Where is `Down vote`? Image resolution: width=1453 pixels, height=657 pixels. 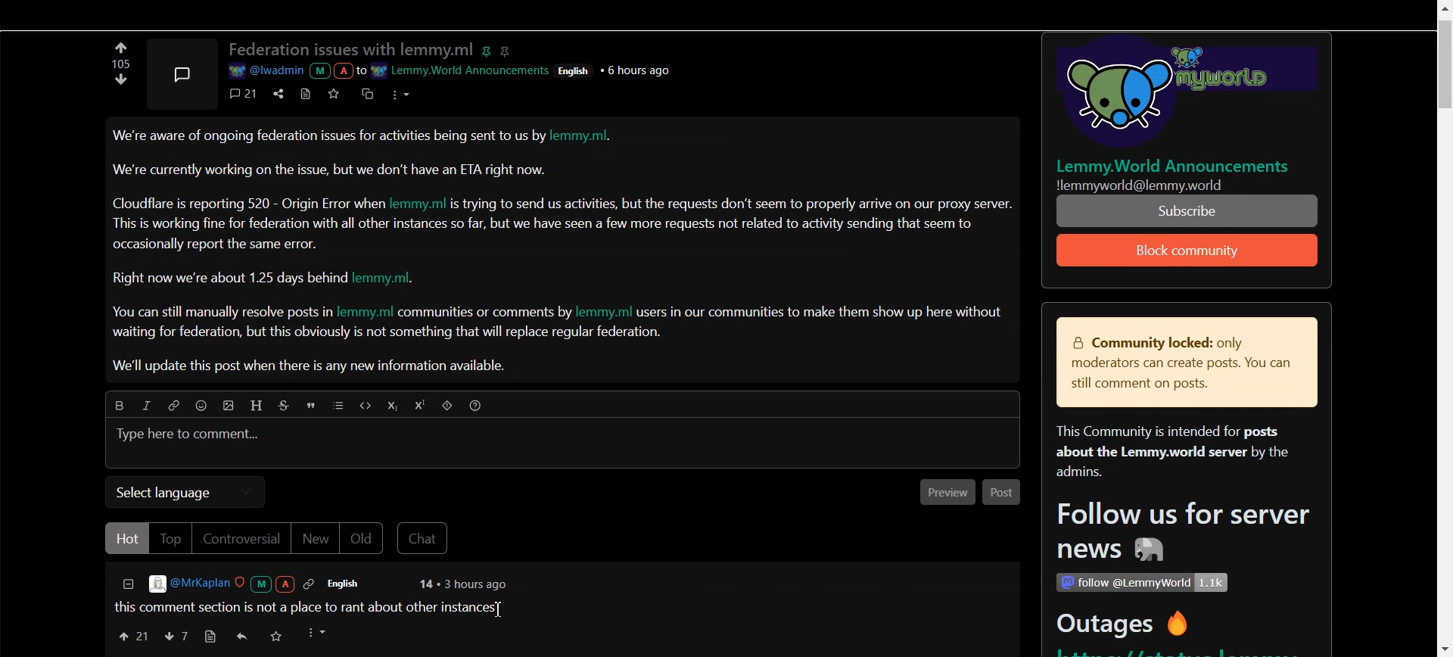 Down vote is located at coordinates (121, 47).